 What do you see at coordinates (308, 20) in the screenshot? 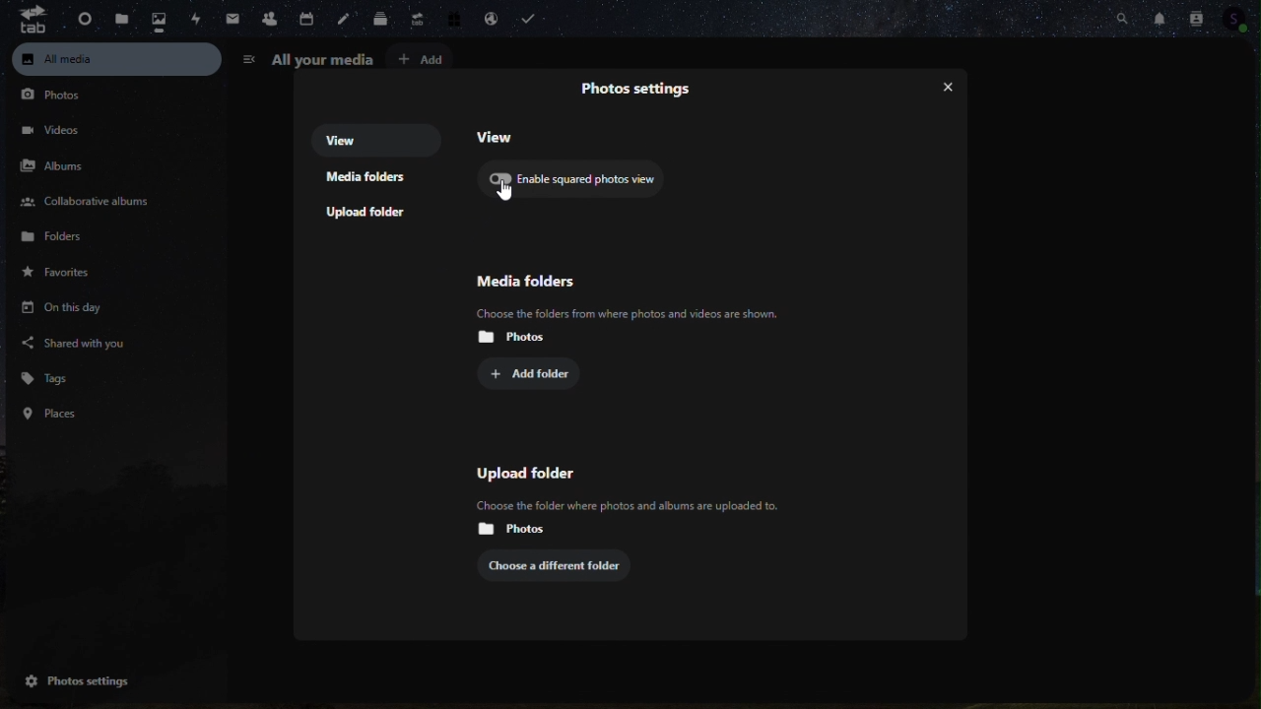
I see `calendar` at bounding box center [308, 20].